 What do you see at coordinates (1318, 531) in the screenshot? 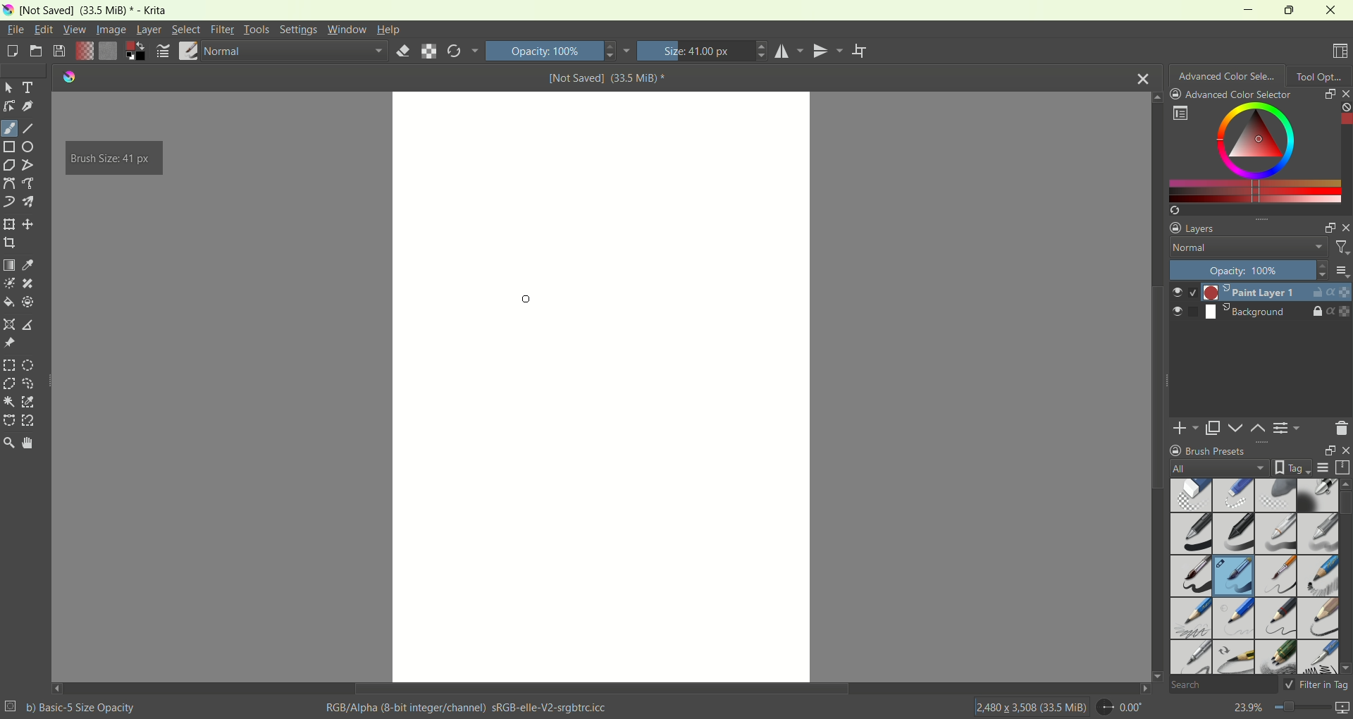
I see `basic 4` at bounding box center [1318, 531].